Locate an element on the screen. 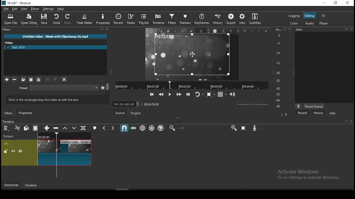  zoom timeline in is located at coordinates (234, 128).